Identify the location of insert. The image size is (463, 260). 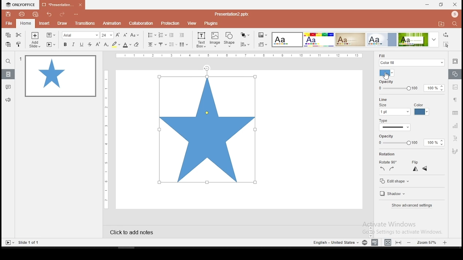
(44, 23).